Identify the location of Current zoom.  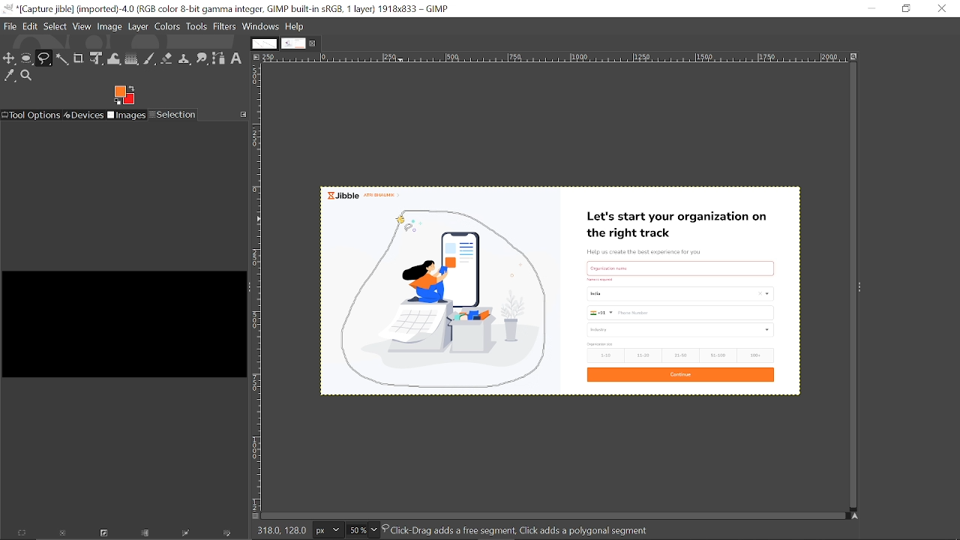
(355, 530).